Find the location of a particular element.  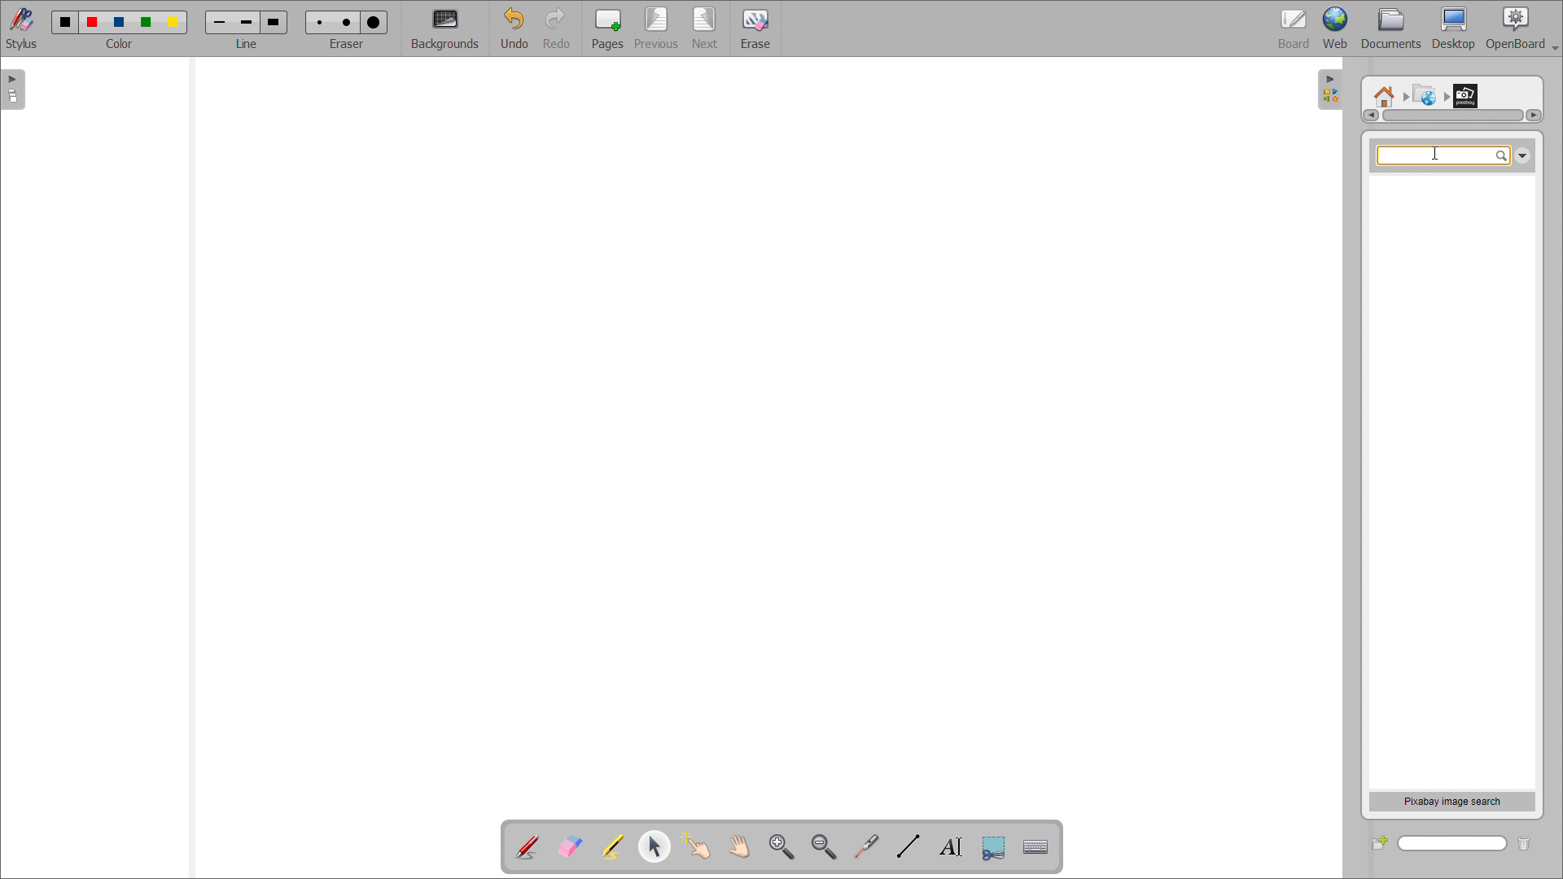

openboard settings is located at coordinates (1521, 28).